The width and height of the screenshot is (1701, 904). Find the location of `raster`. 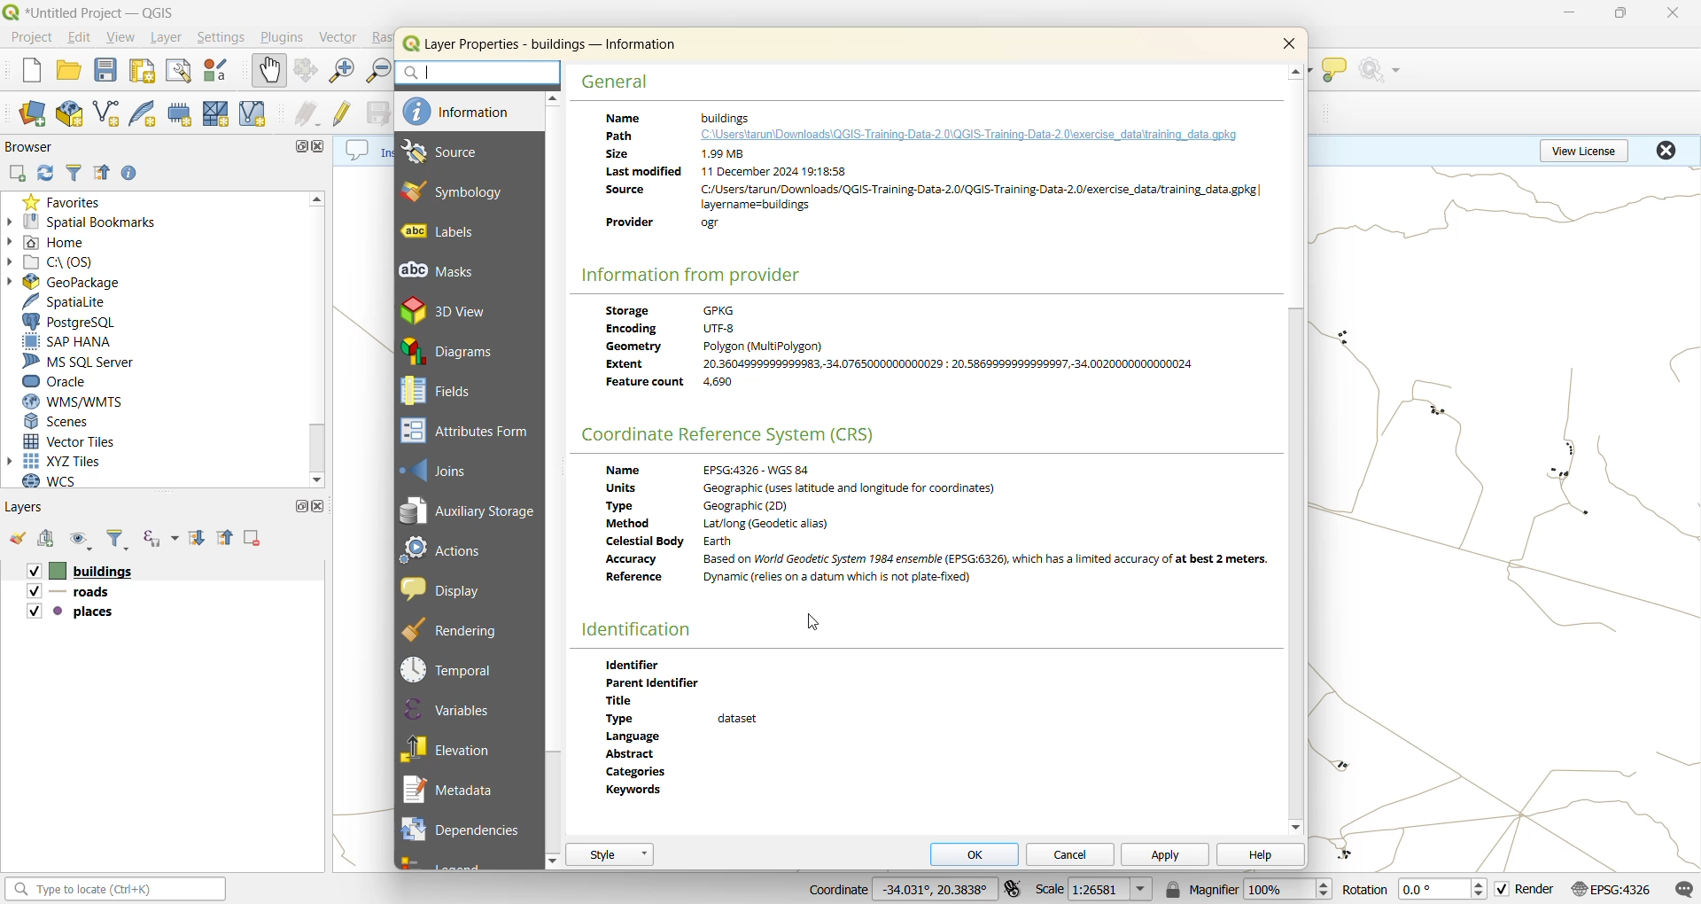

raster is located at coordinates (381, 39).